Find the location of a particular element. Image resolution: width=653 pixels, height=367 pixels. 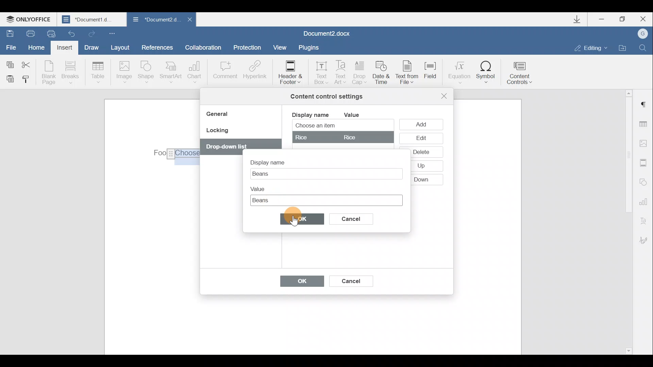

Breaks is located at coordinates (70, 74).